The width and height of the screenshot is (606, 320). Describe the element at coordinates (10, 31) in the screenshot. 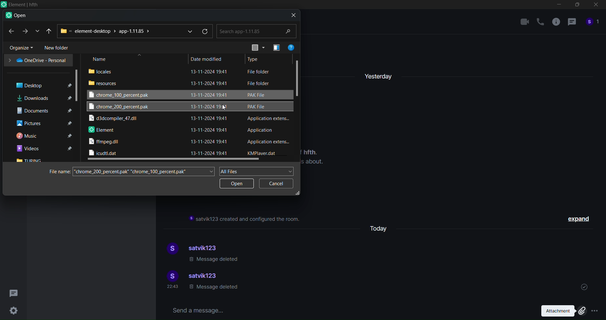

I see `back` at that location.